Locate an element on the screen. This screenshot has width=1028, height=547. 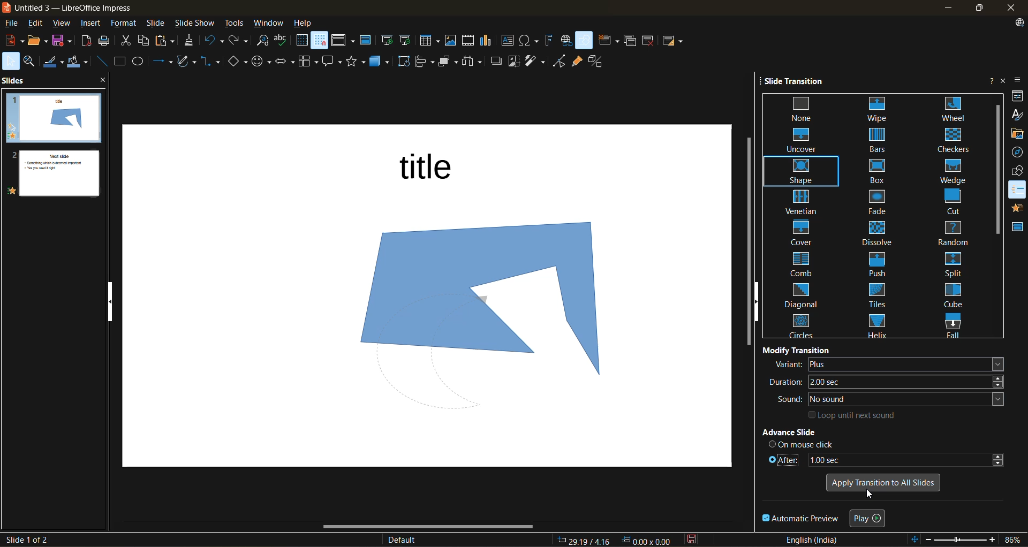
help on sidebar deck is located at coordinates (989, 80).